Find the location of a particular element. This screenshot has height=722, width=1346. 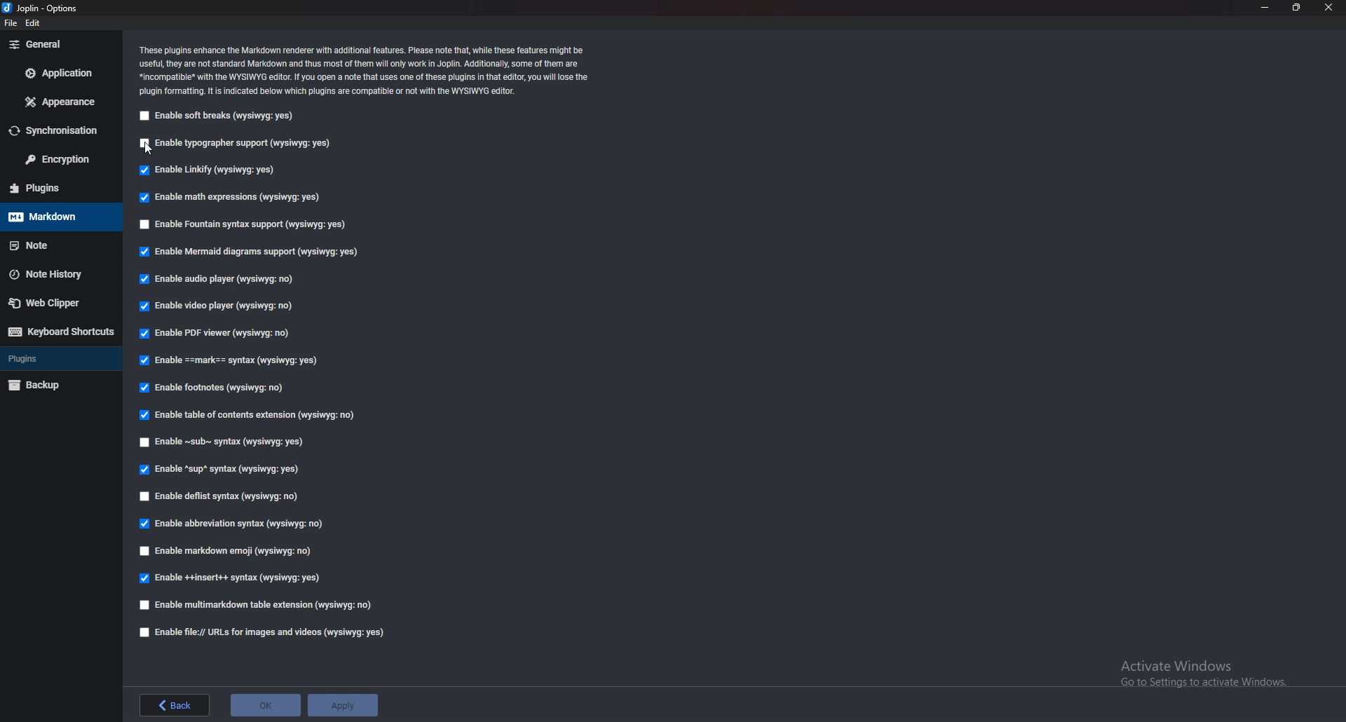

enable linkify is located at coordinates (207, 170).